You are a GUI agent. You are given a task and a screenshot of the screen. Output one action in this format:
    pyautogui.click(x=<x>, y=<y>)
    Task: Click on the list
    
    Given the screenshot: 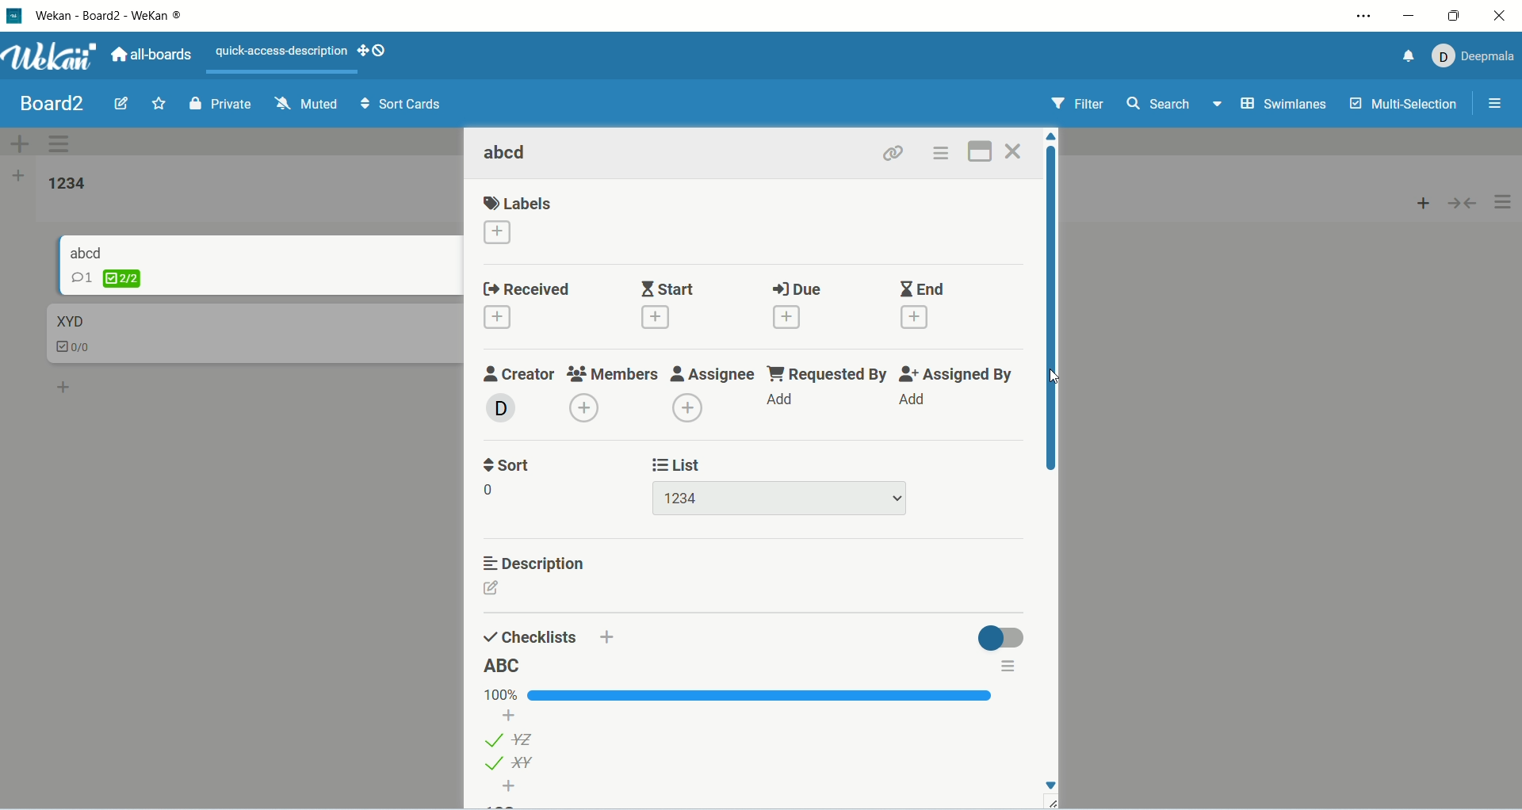 What is the action you would take?
    pyautogui.click(x=511, y=763)
    